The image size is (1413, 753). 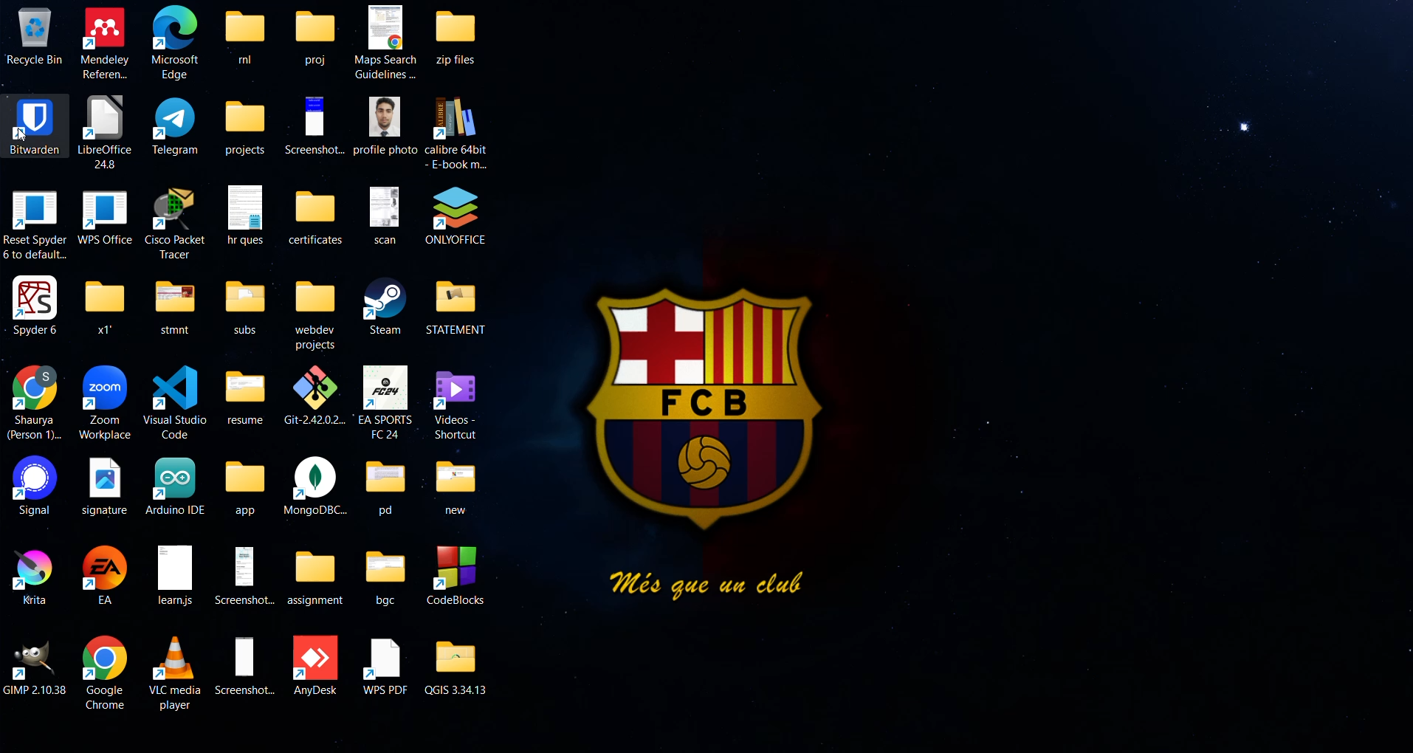 What do you see at coordinates (390, 486) in the screenshot?
I see `pd` at bounding box center [390, 486].